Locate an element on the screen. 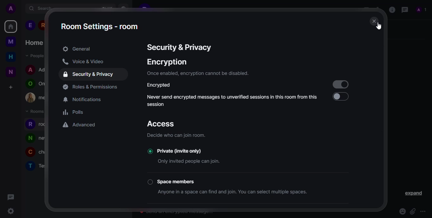  info is located at coordinates (197, 73).